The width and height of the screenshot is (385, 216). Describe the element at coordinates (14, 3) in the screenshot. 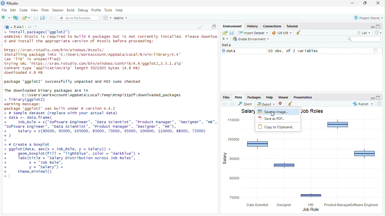

I see `RStudio` at that location.